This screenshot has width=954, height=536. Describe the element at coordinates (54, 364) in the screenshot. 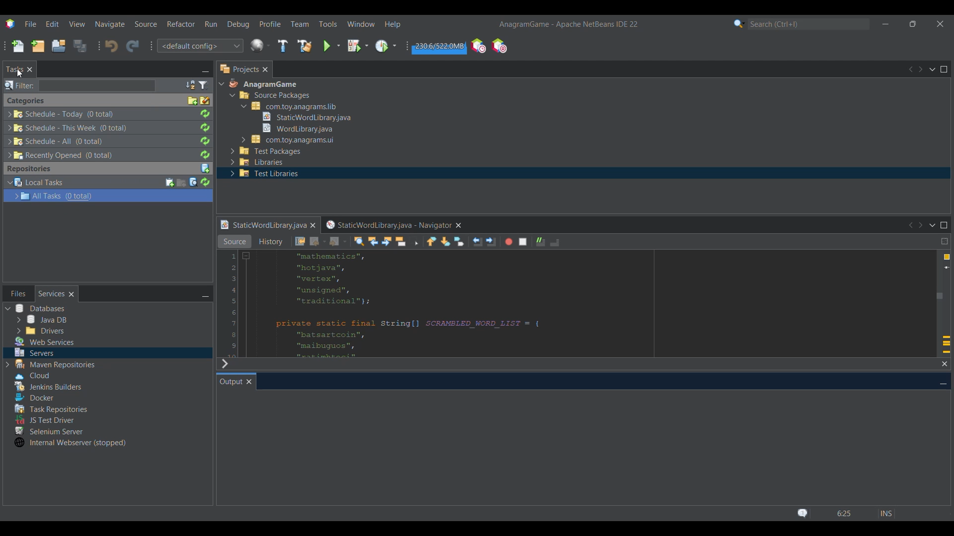

I see `` at that location.